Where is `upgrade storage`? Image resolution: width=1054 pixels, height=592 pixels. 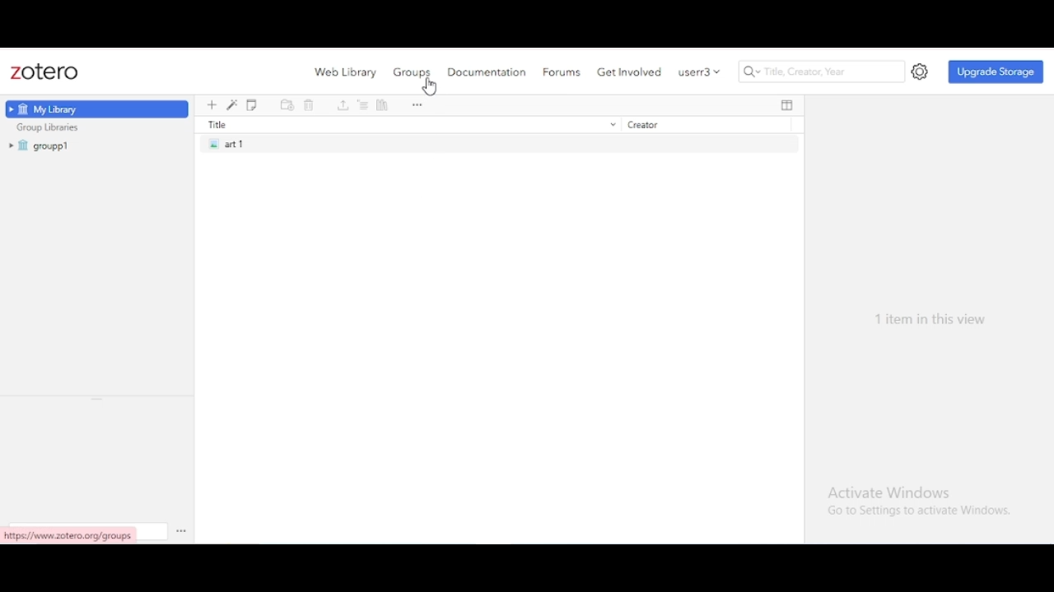 upgrade storage is located at coordinates (996, 72).